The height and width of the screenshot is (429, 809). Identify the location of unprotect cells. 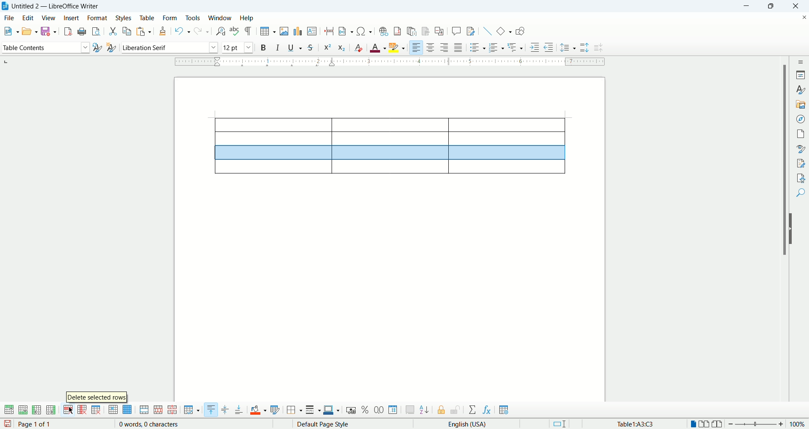
(455, 410).